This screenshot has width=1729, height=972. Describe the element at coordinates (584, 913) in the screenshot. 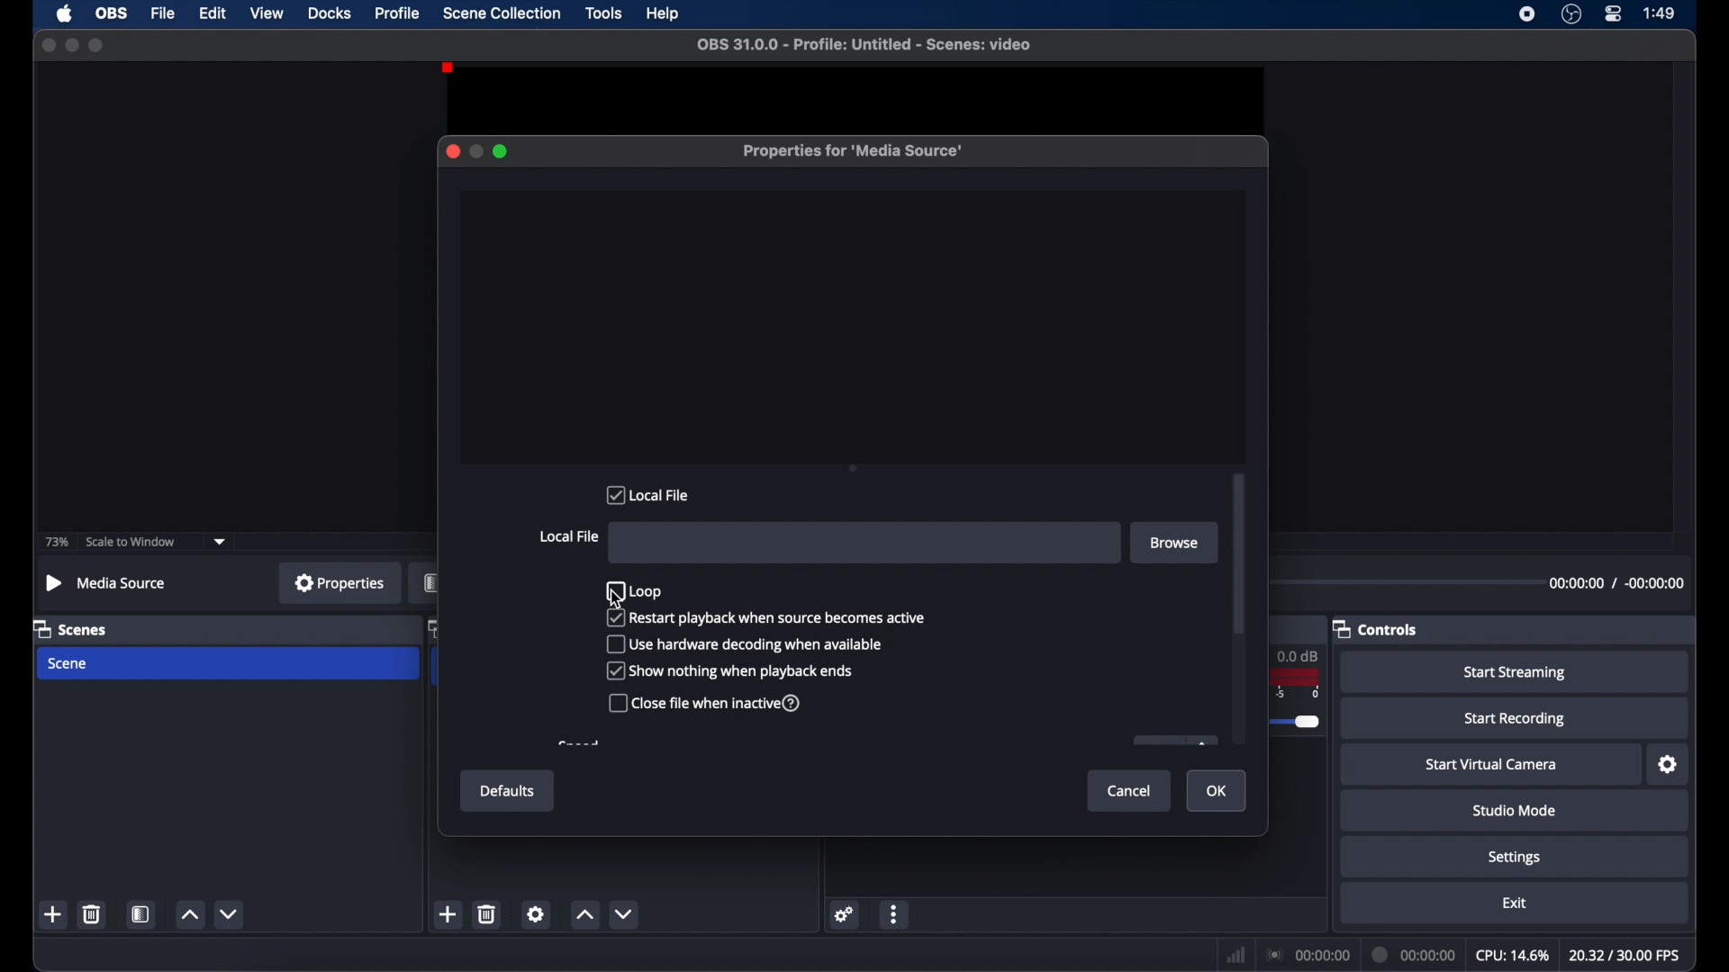

I see `increment` at that location.